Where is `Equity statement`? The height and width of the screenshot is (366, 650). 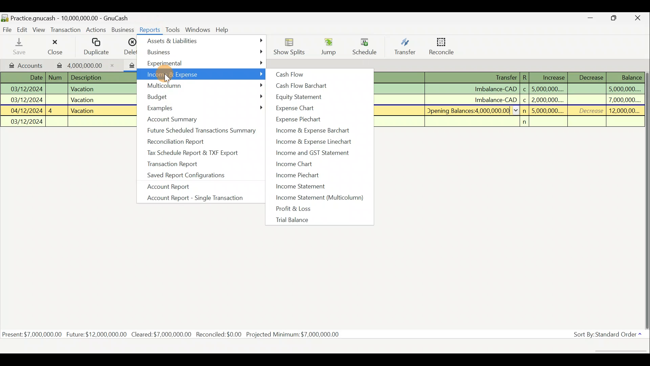
Equity statement is located at coordinates (303, 97).